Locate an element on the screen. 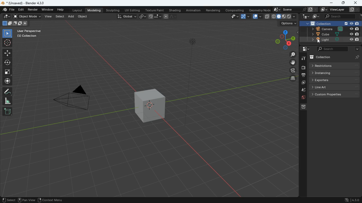  cube is located at coordinates (151, 107).